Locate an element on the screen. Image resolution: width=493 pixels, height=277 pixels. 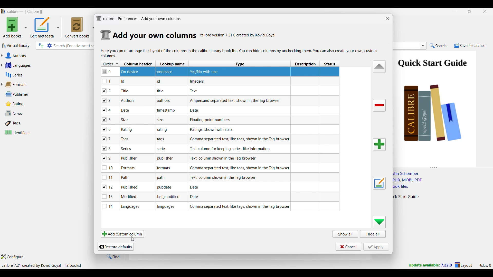
note is located at coordinates (170, 197).